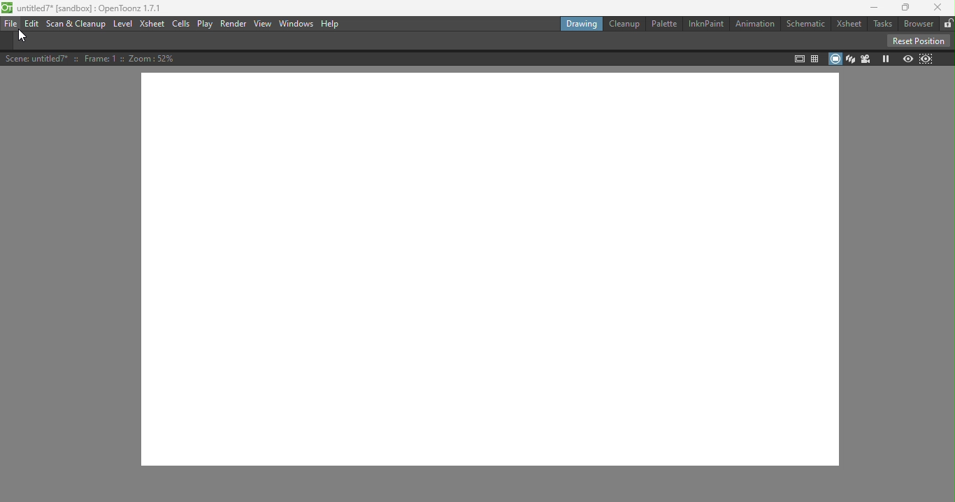 This screenshot has height=502, width=955. What do you see at coordinates (885, 59) in the screenshot?
I see `Freeze` at bounding box center [885, 59].